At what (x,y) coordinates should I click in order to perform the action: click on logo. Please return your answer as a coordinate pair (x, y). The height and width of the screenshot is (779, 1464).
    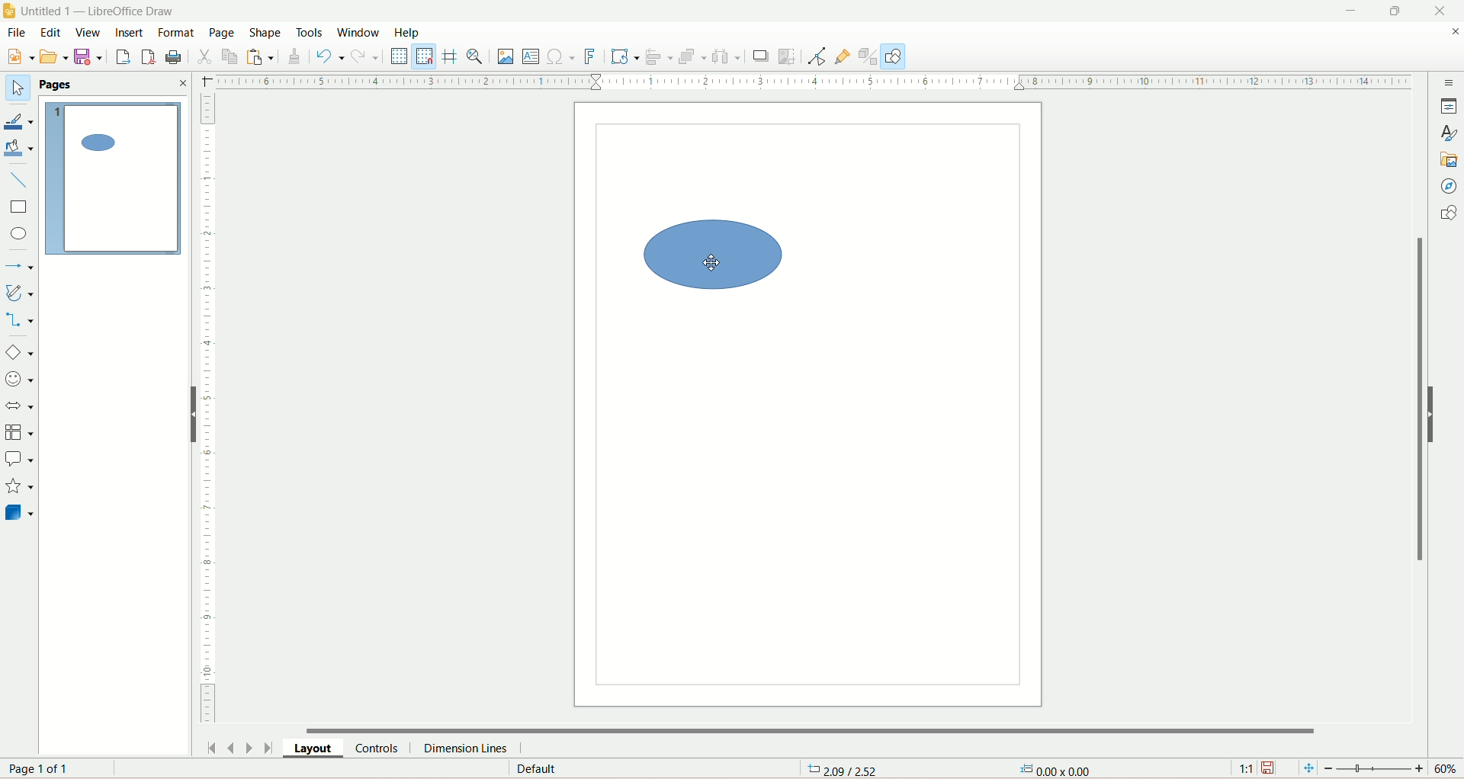
    Looking at the image, I should click on (10, 10).